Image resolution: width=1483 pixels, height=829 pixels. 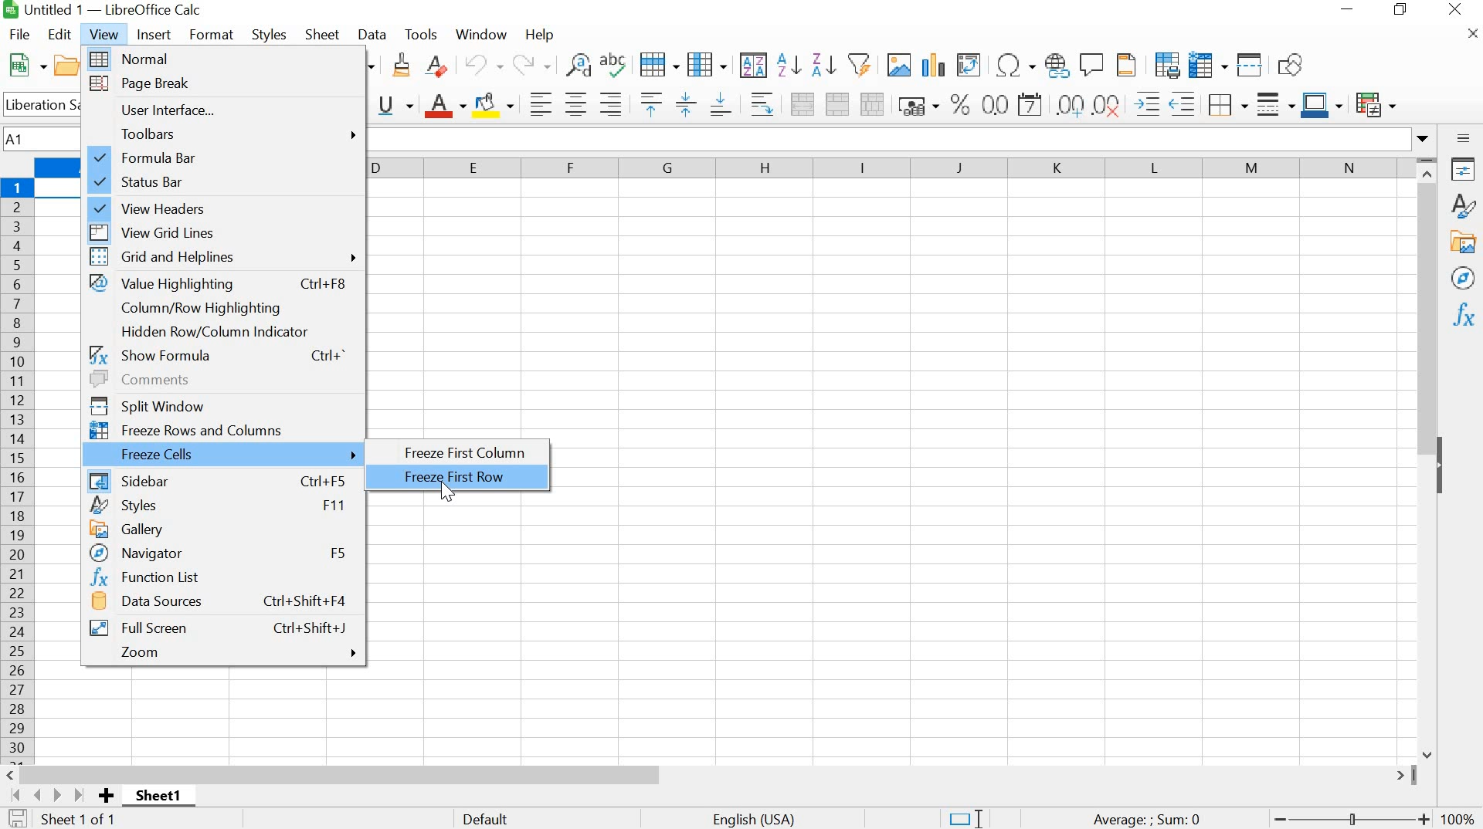 I want to click on GALLERY, so click(x=1464, y=242).